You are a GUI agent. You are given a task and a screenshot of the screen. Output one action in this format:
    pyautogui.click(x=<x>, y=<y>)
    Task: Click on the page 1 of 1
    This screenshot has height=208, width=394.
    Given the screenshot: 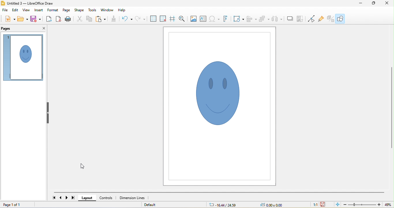 What is the action you would take?
    pyautogui.click(x=12, y=205)
    